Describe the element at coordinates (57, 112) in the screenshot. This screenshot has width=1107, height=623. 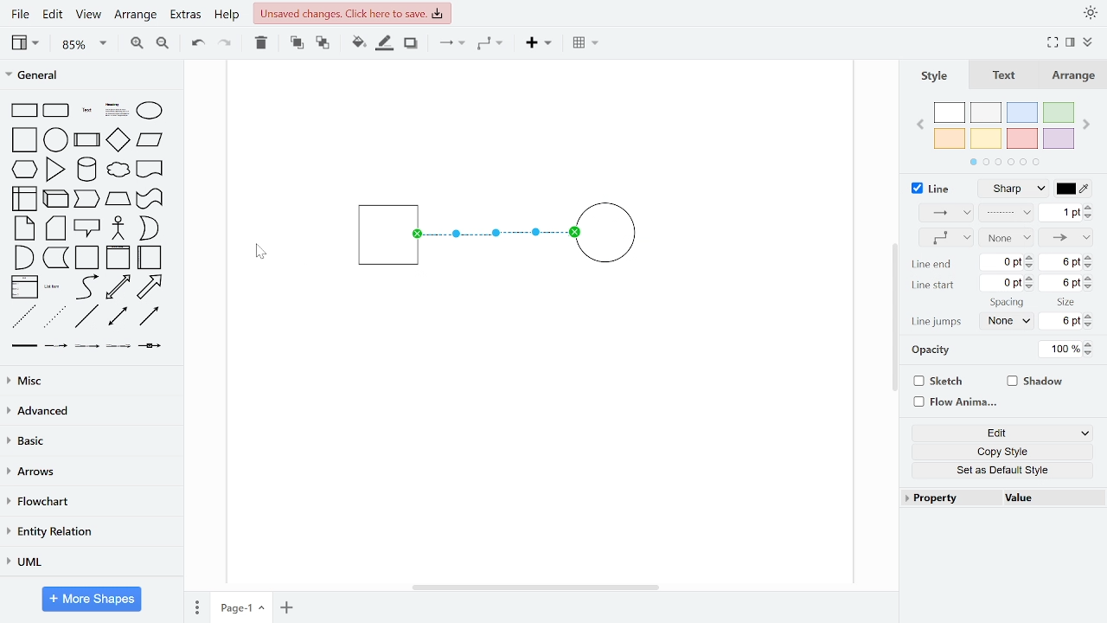
I see `rounded rectangle` at that location.